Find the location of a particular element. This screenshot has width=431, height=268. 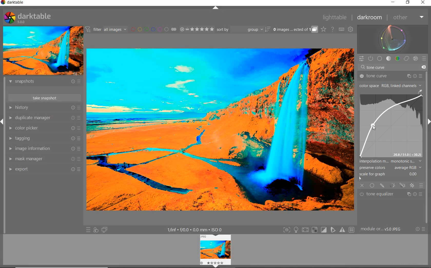

OFF is located at coordinates (362, 186).